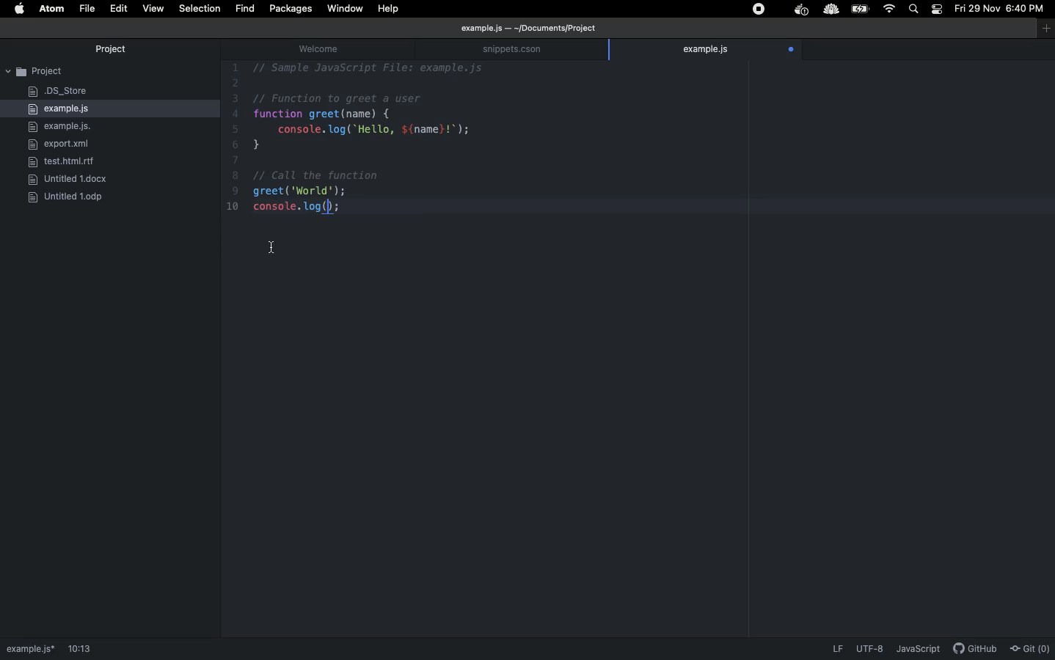 The image size is (1055, 660). What do you see at coordinates (293, 10) in the screenshot?
I see `Packages` at bounding box center [293, 10].